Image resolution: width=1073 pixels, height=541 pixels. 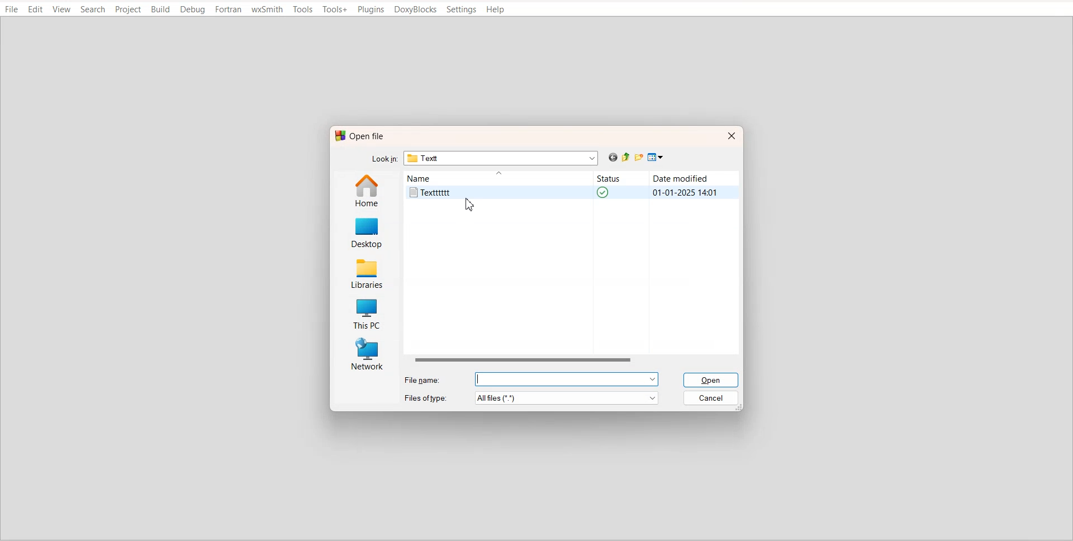 What do you see at coordinates (425, 178) in the screenshot?
I see `Name` at bounding box center [425, 178].